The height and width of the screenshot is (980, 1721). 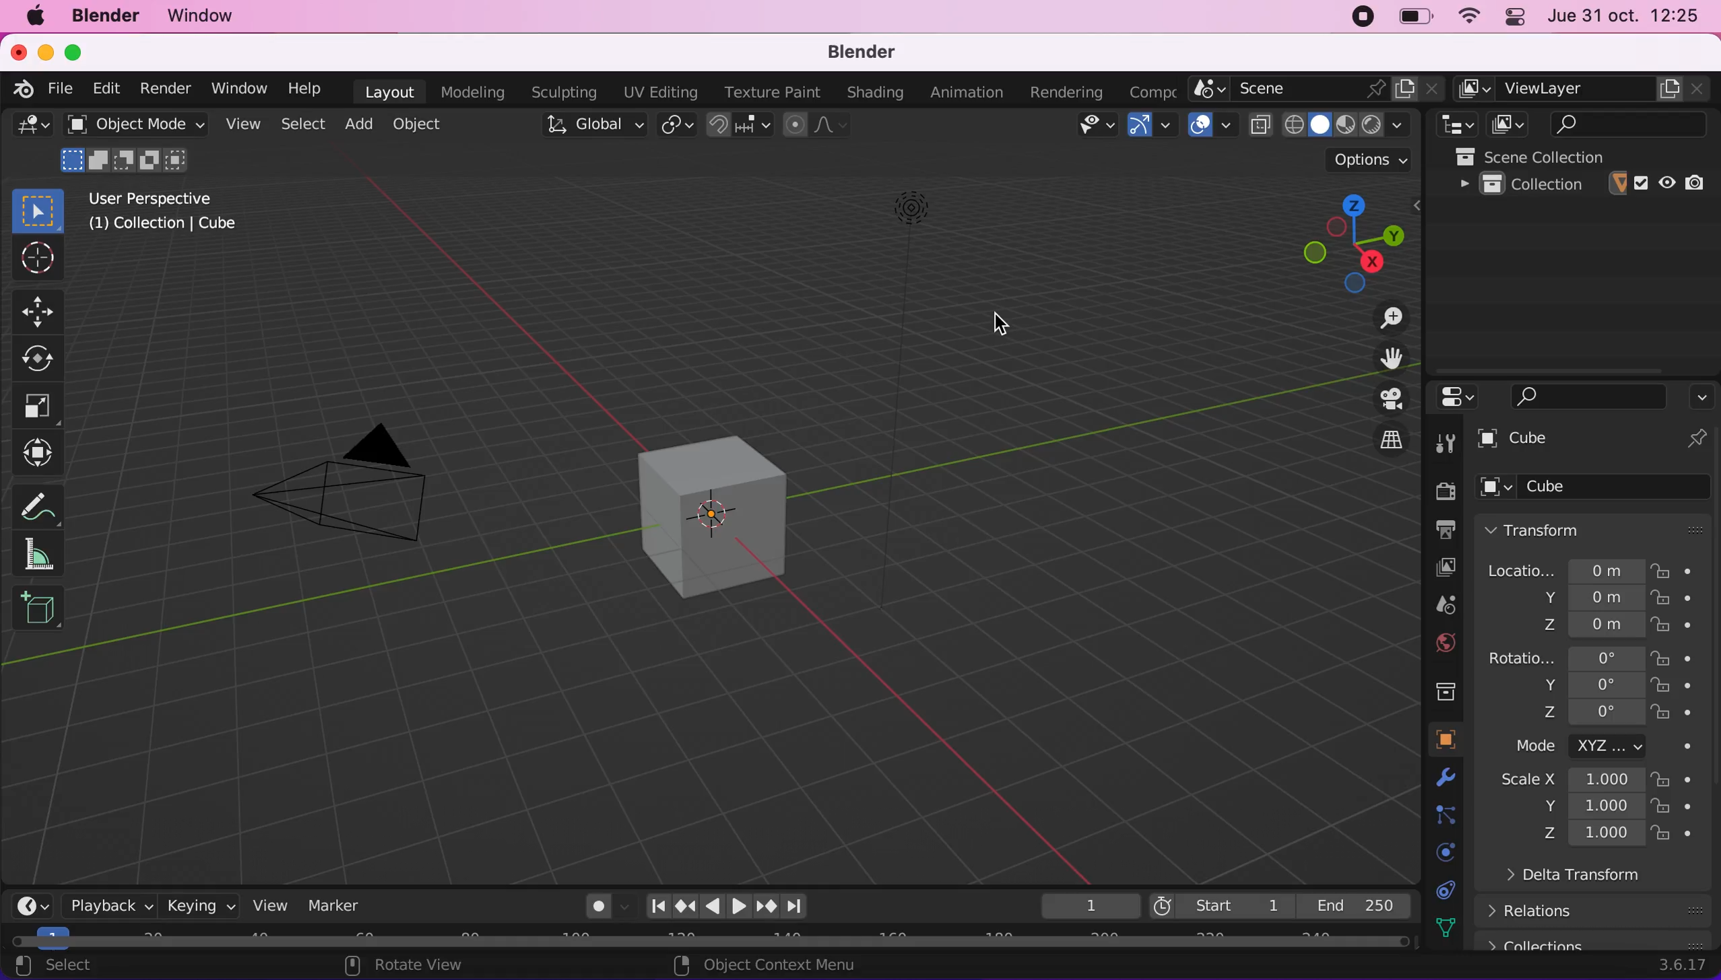 What do you see at coordinates (199, 903) in the screenshot?
I see `keying` at bounding box center [199, 903].